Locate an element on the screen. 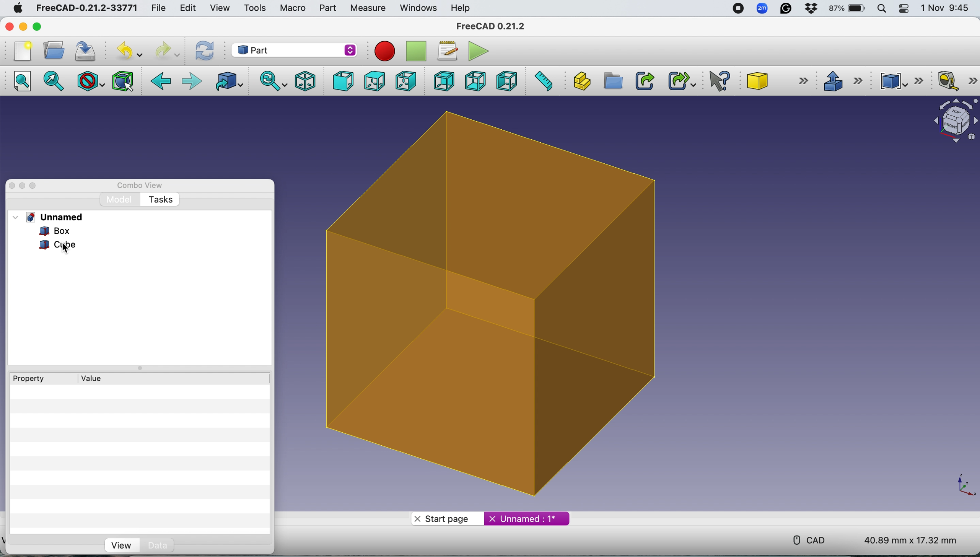 This screenshot has height=557, width=980. Macros is located at coordinates (450, 51).